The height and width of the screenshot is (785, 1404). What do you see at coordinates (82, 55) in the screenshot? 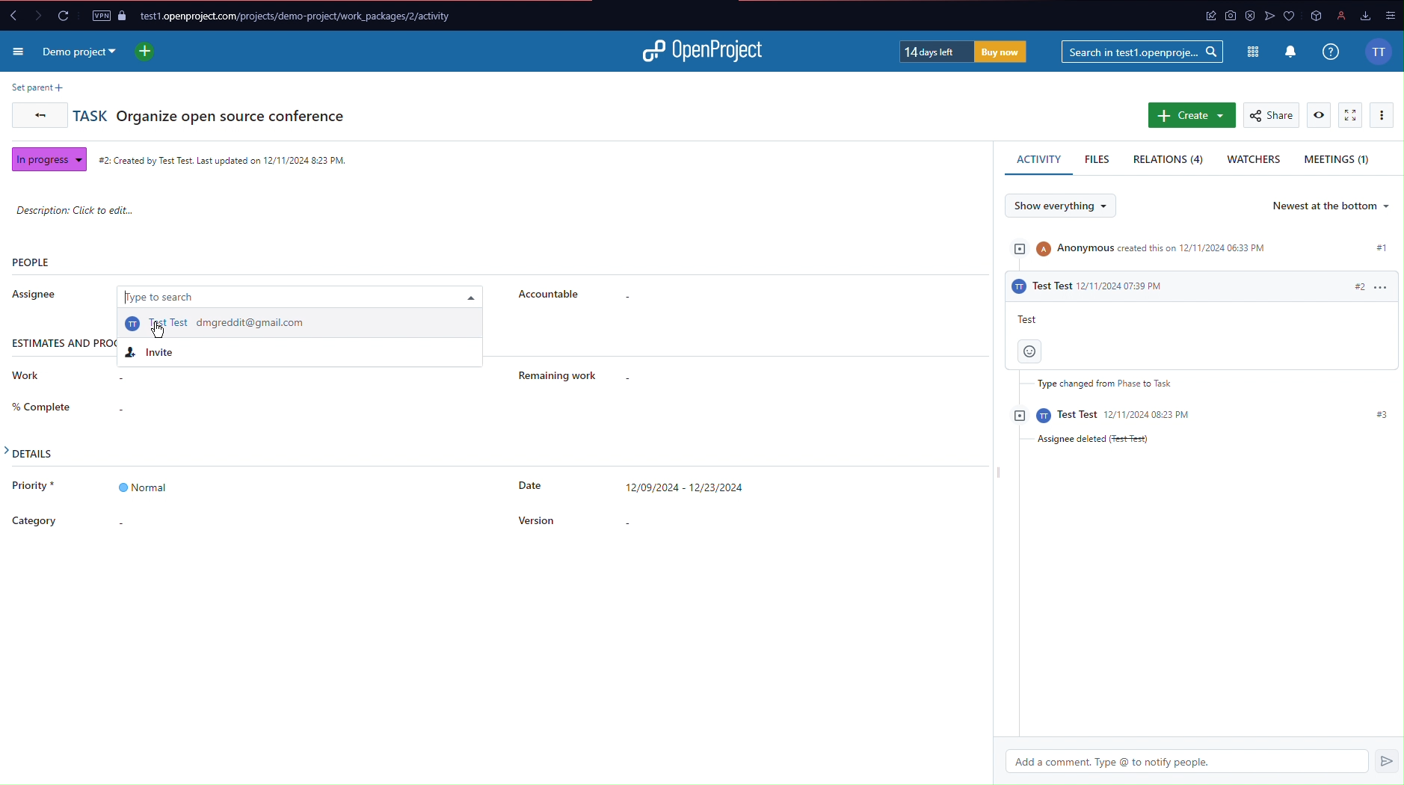
I see `Demo Project` at bounding box center [82, 55].